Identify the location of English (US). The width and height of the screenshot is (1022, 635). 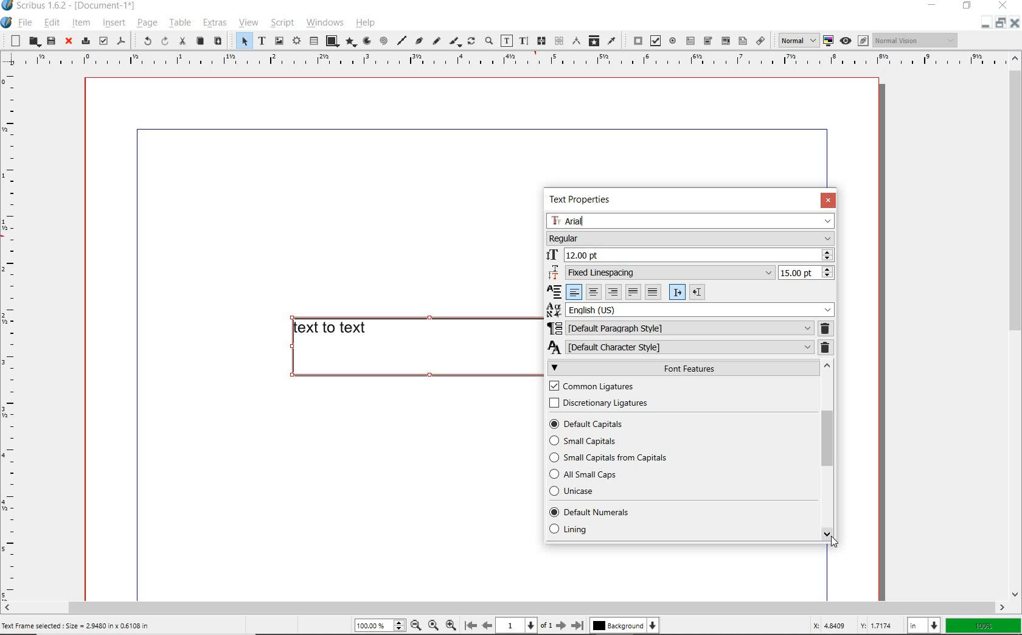
(688, 310).